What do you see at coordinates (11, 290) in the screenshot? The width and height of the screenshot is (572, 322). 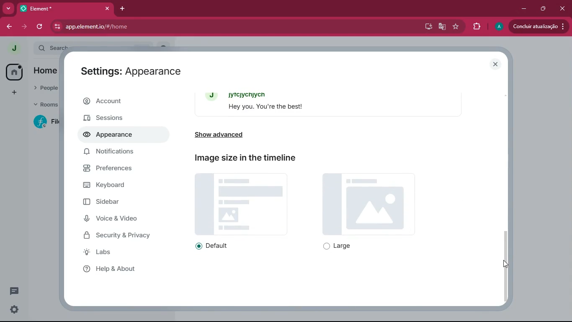 I see `conversations` at bounding box center [11, 290].